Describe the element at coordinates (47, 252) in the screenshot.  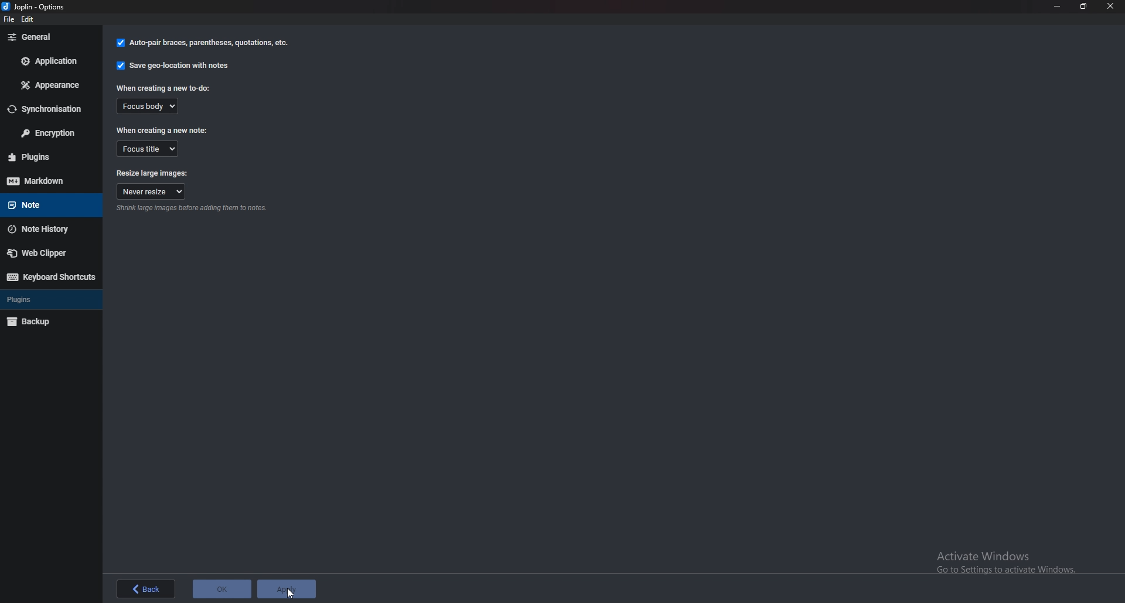
I see `Web clipper` at that location.